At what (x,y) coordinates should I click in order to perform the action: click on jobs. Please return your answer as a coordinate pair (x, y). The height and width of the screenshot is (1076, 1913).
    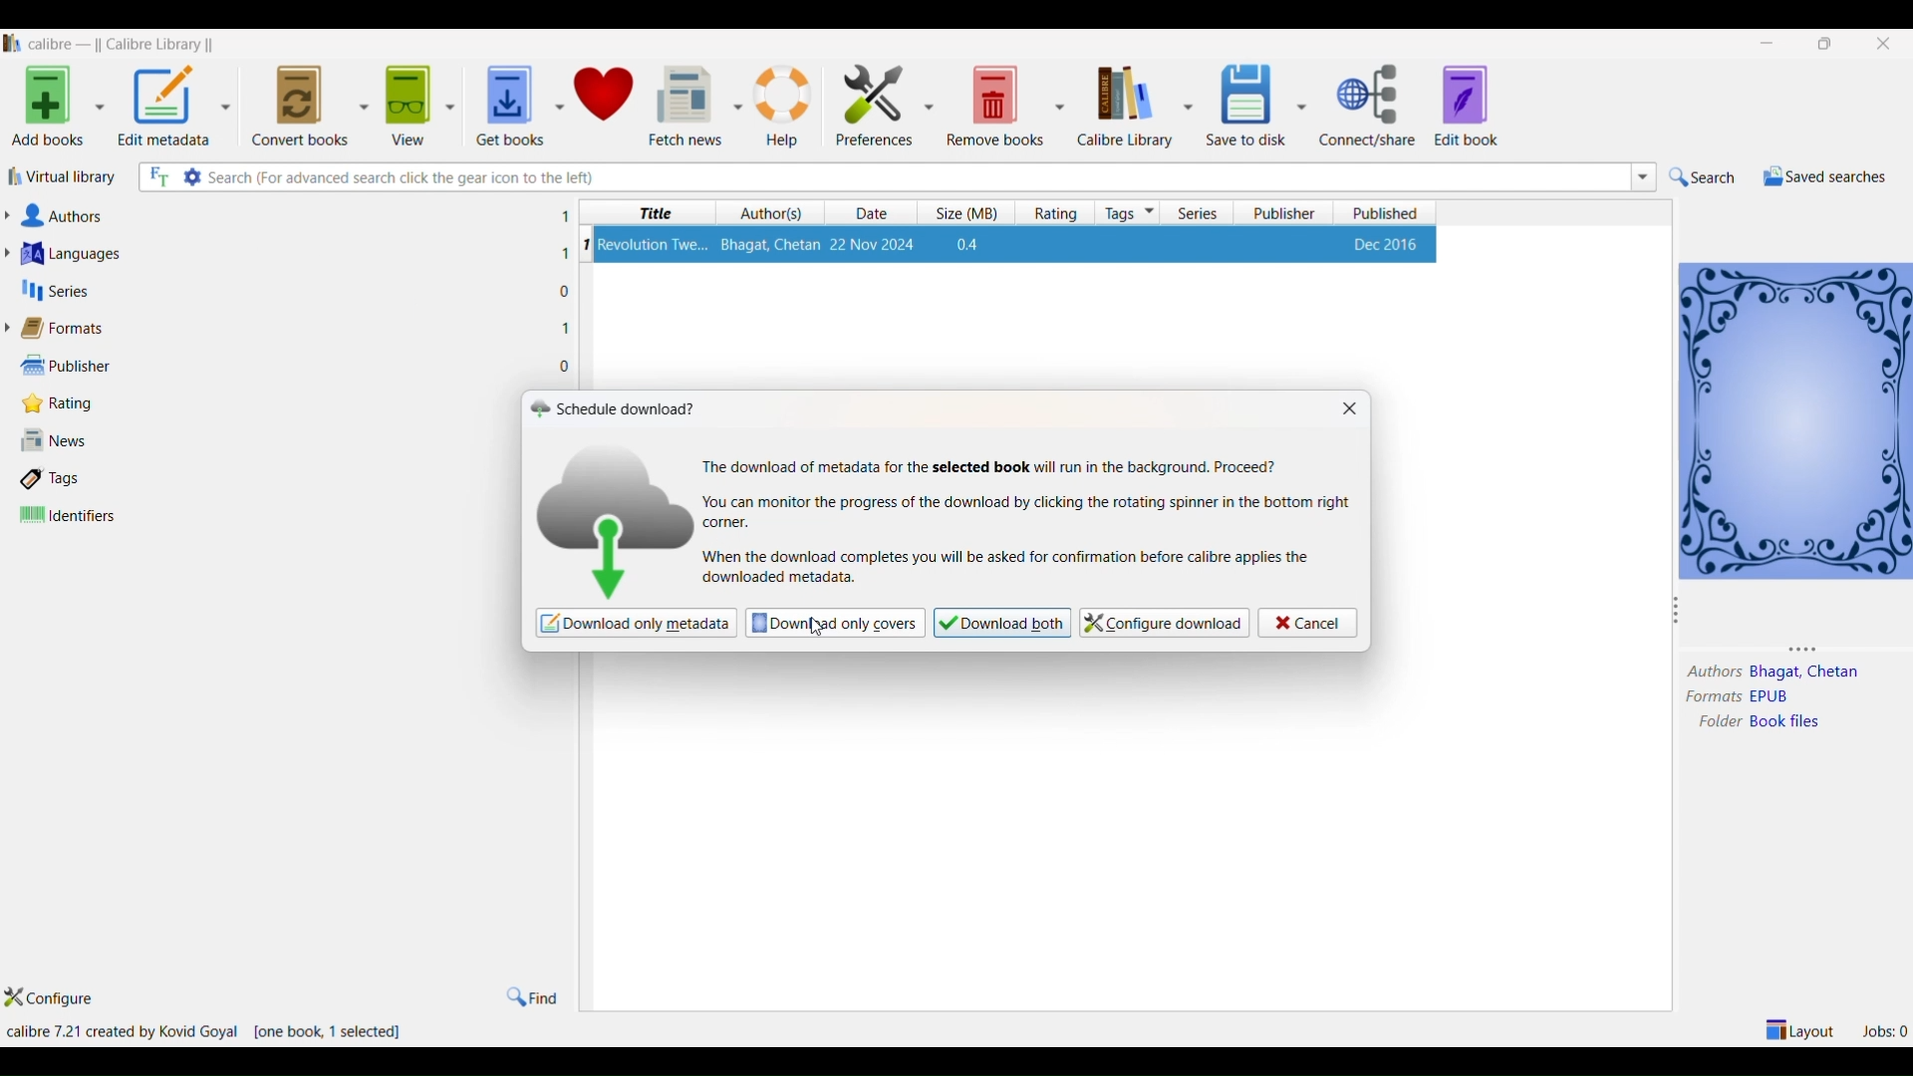
    Looking at the image, I should click on (1884, 1028).